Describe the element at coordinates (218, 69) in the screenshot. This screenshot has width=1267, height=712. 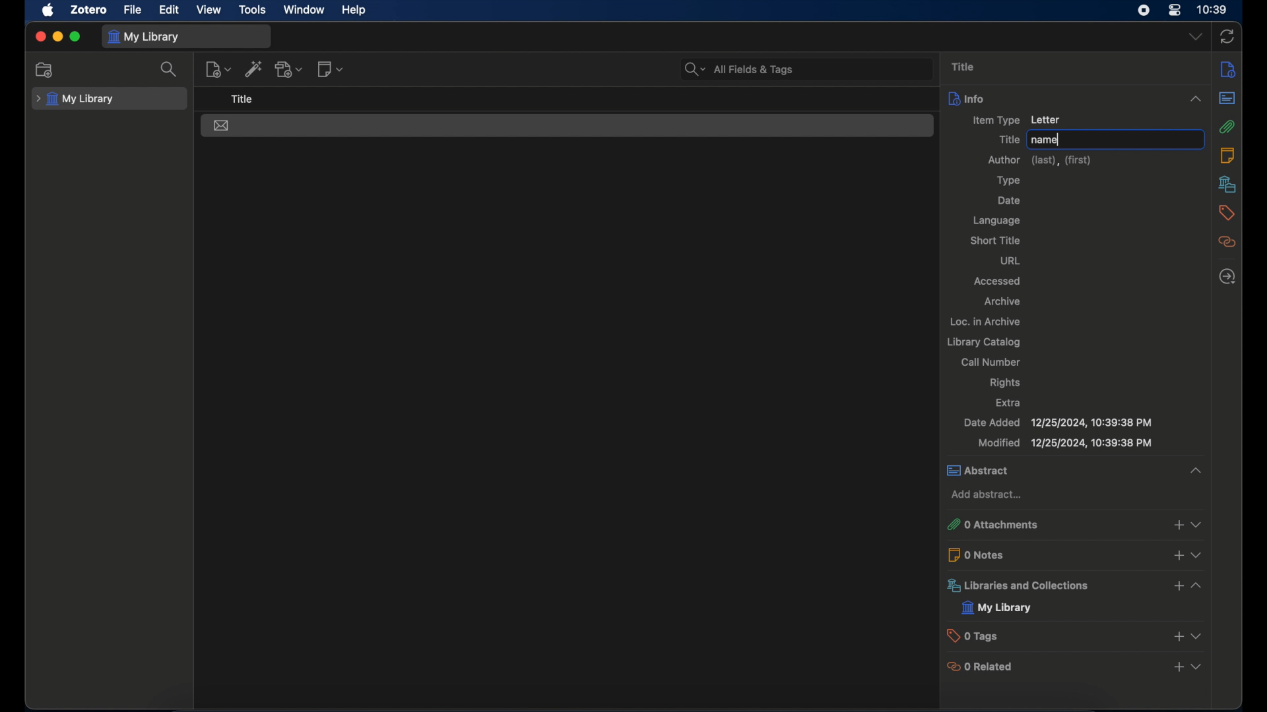
I see `new item` at that location.